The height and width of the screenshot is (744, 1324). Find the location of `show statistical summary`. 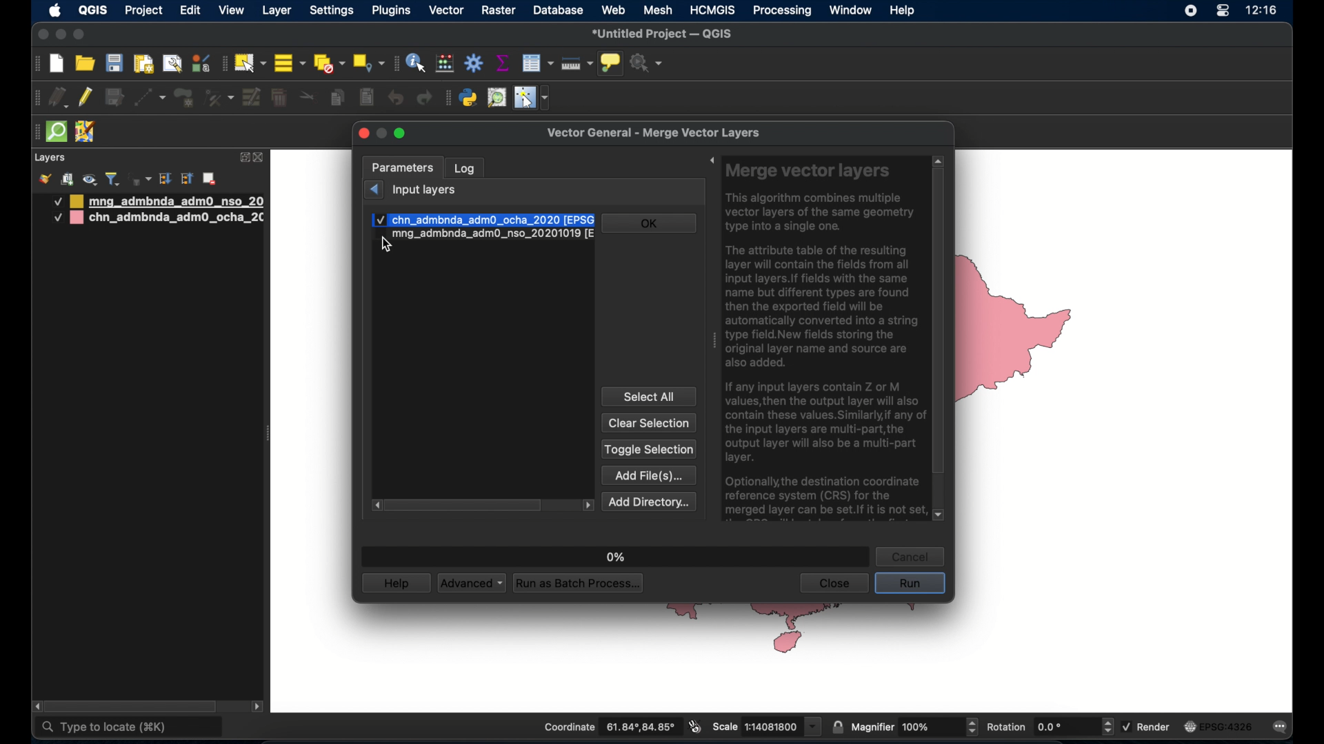

show statistical summary is located at coordinates (501, 63).